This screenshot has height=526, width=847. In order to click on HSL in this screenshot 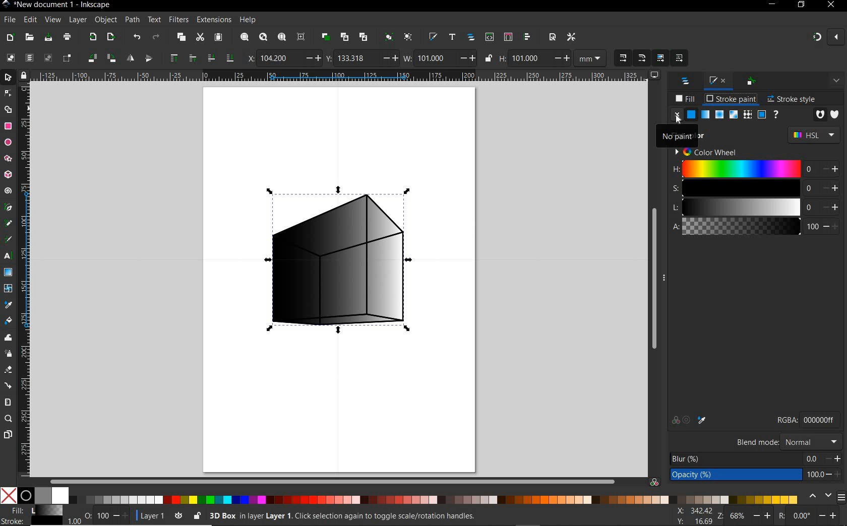, I will do `click(813, 134)`.